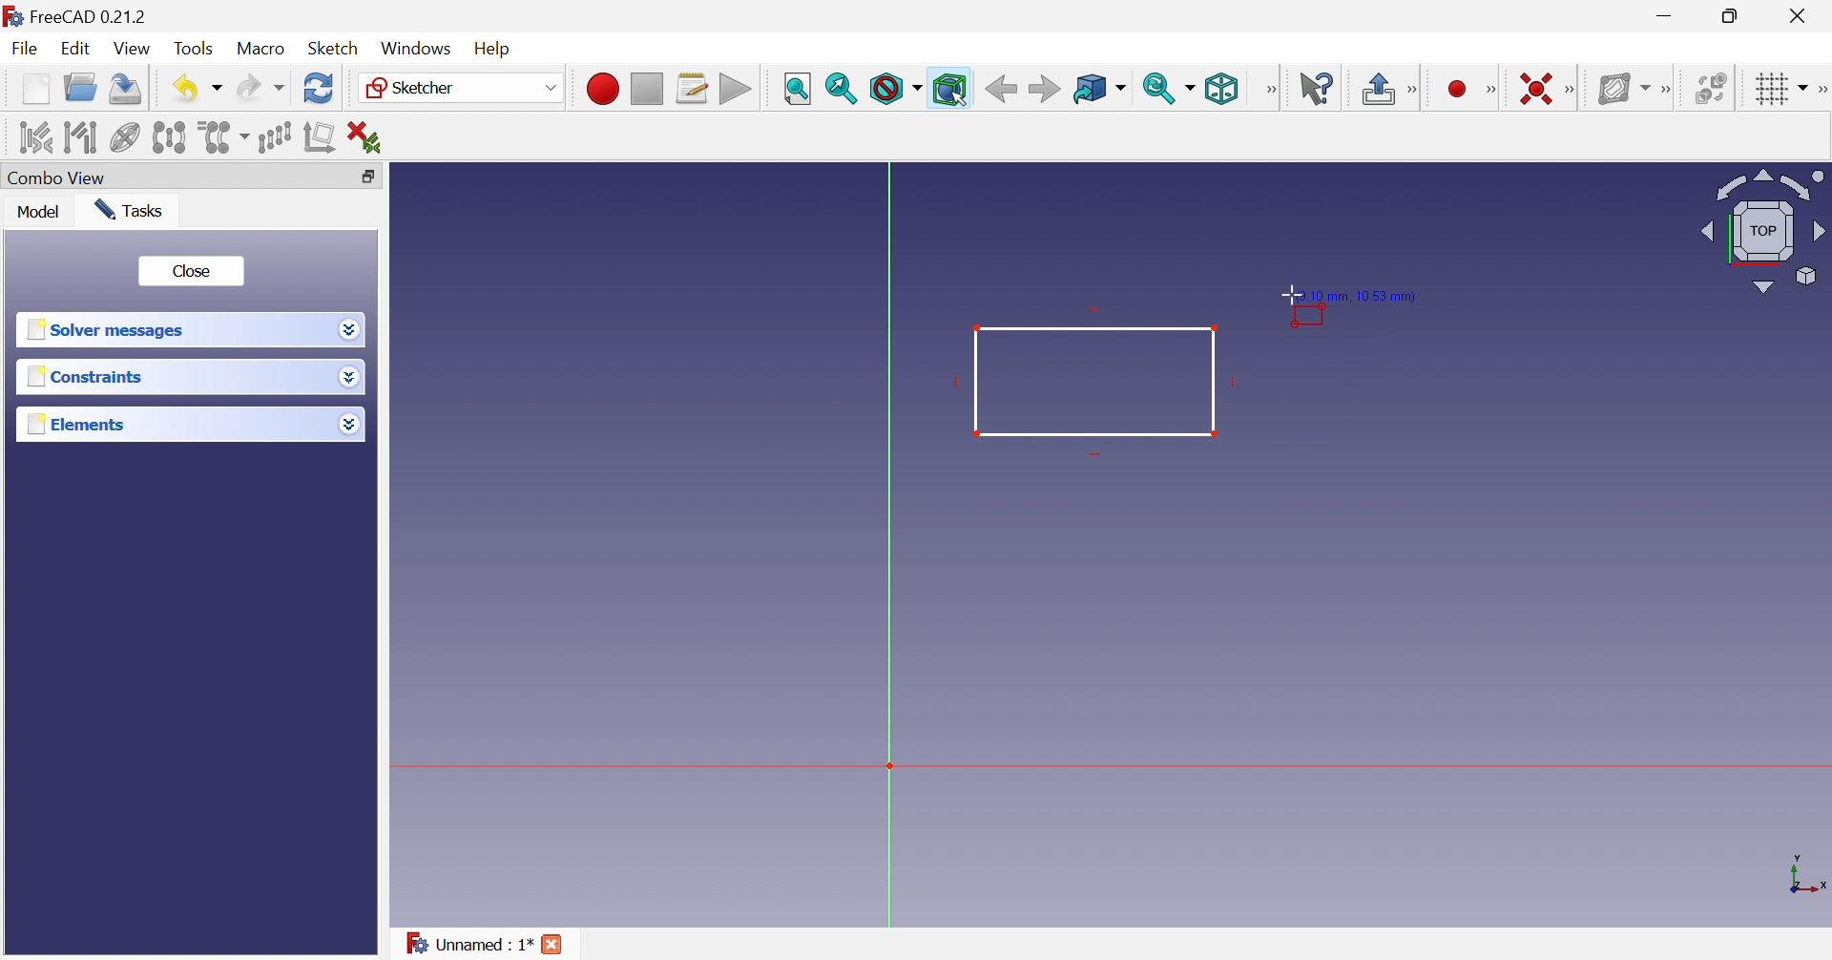 The height and width of the screenshot is (960, 1832). What do you see at coordinates (1804, 873) in the screenshot?
I see `x, y axis` at bounding box center [1804, 873].